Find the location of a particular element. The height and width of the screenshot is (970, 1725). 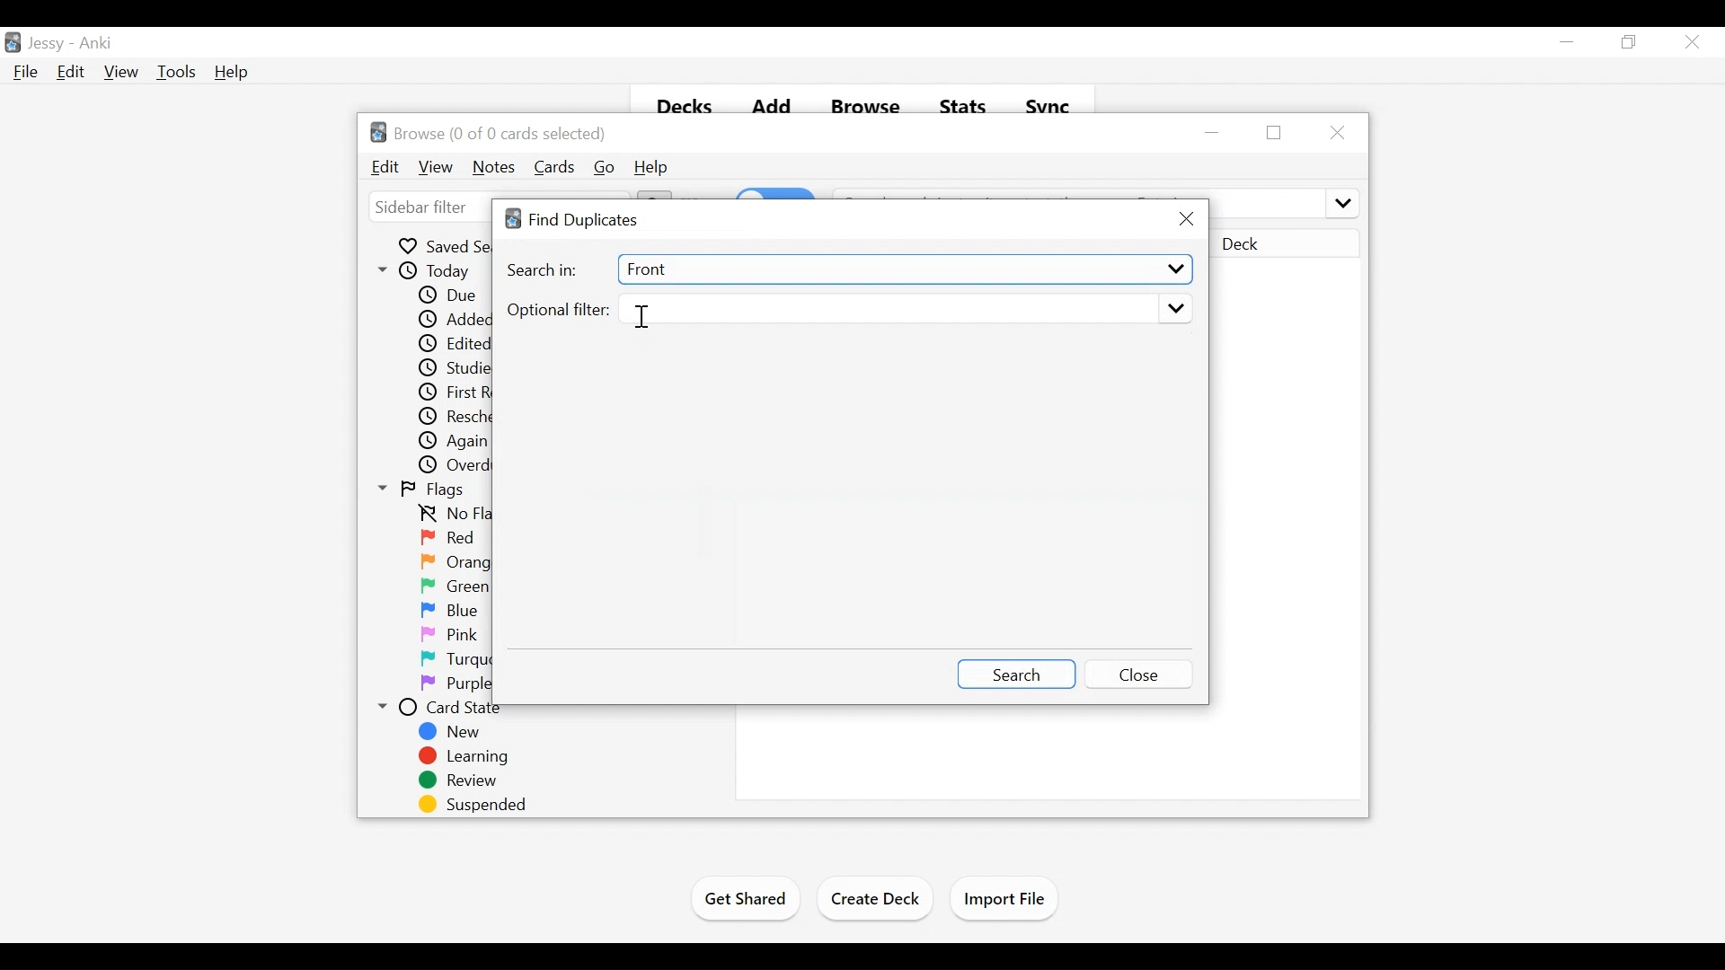

Help is located at coordinates (651, 168).